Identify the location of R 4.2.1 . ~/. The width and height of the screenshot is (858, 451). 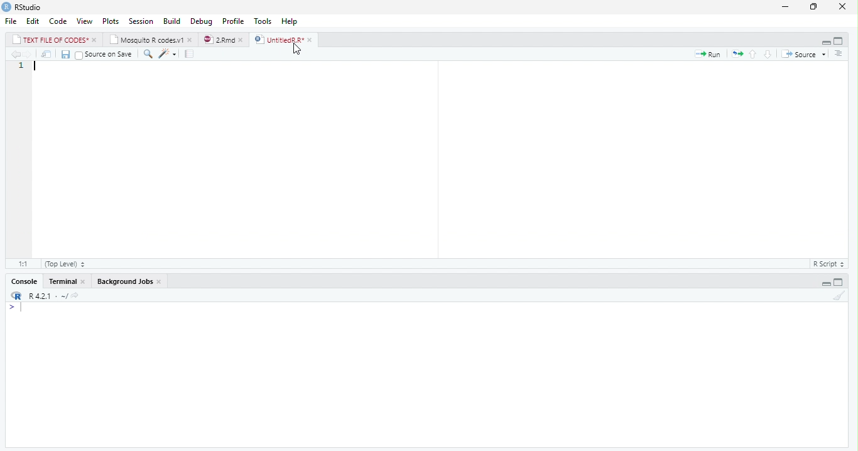
(54, 296).